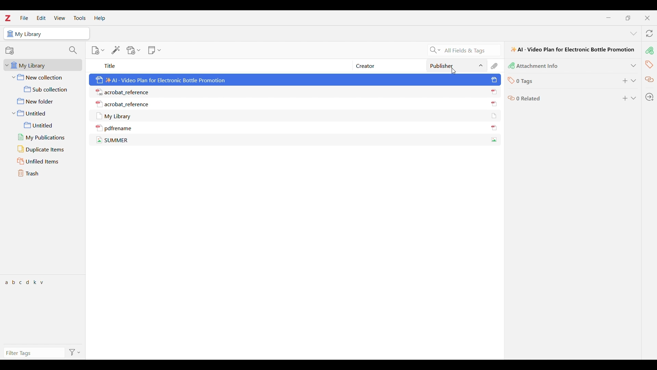 The width and height of the screenshot is (657, 370). What do you see at coordinates (44, 113) in the screenshot?
I see `Untitled` at bounding box center [44, 113].